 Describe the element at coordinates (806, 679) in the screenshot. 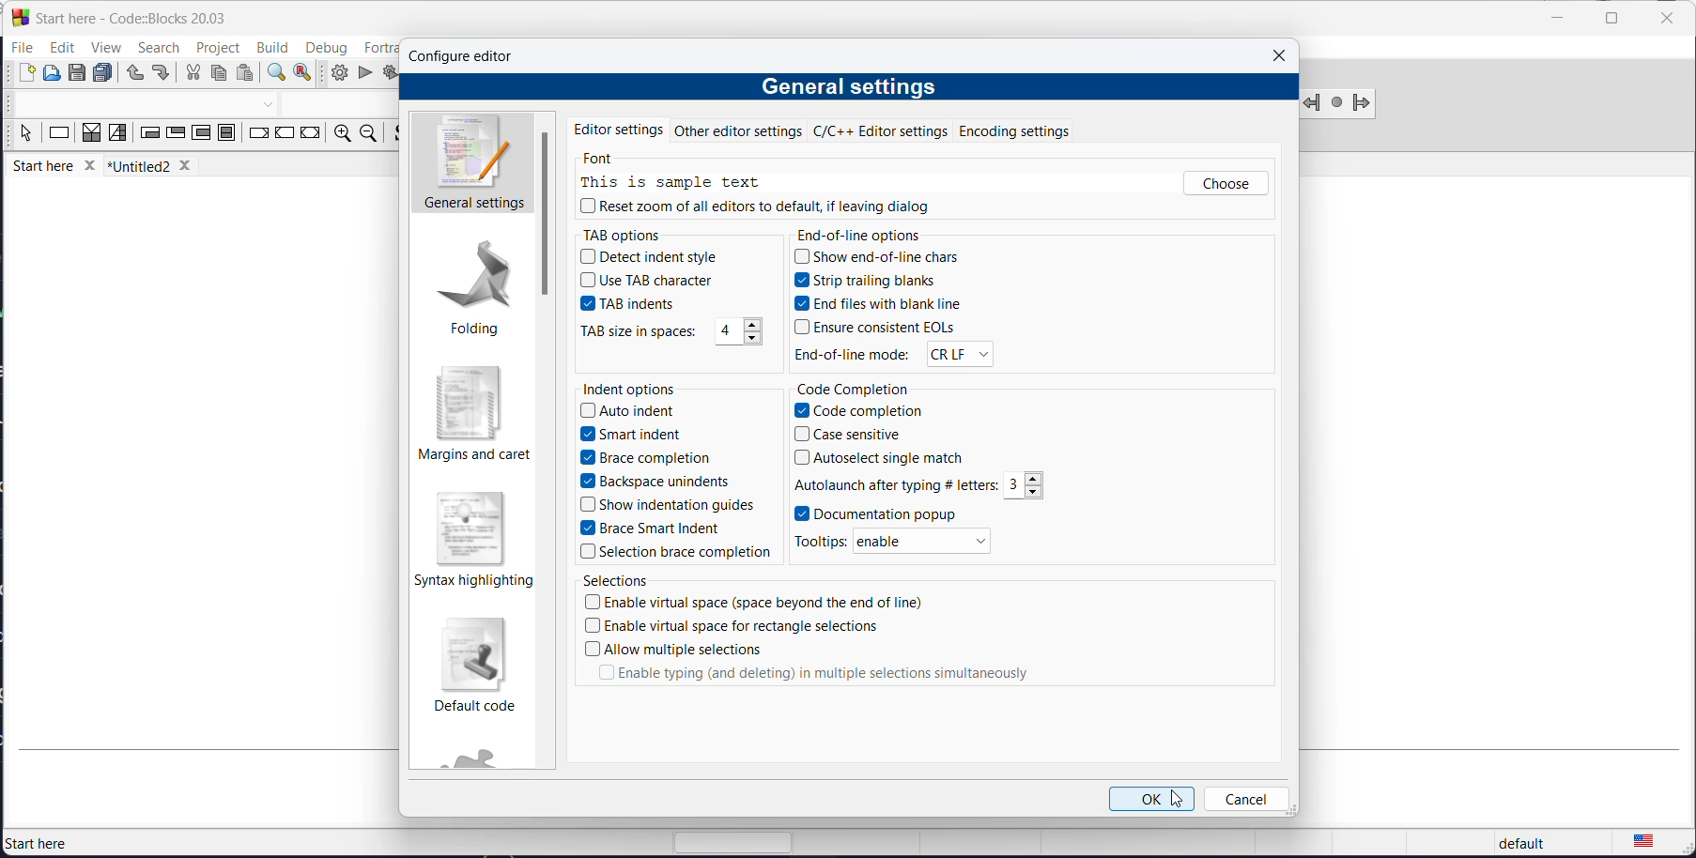

I see `enable typing checkbox` at that location.